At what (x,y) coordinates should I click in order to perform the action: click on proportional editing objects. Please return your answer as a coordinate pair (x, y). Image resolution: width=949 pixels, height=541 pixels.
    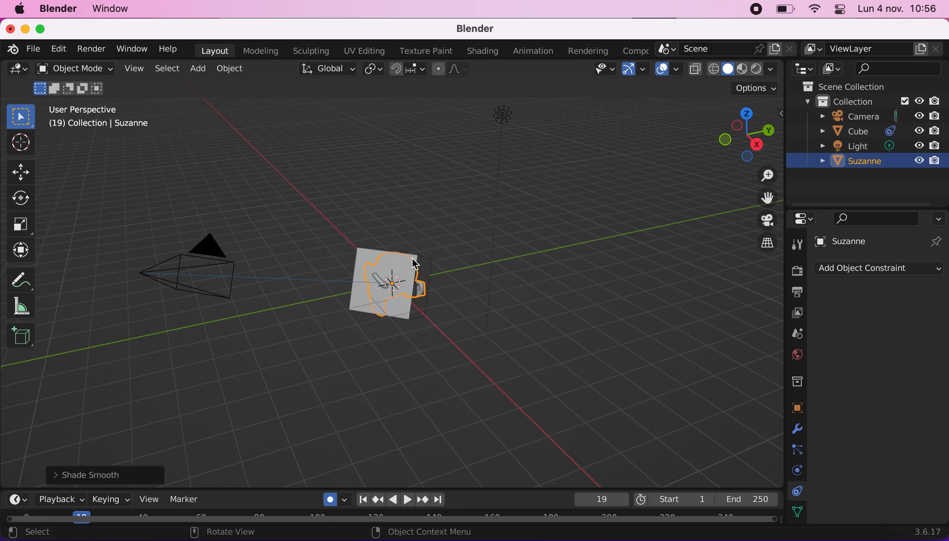
    Looking at the image, I should click on (449, 70).